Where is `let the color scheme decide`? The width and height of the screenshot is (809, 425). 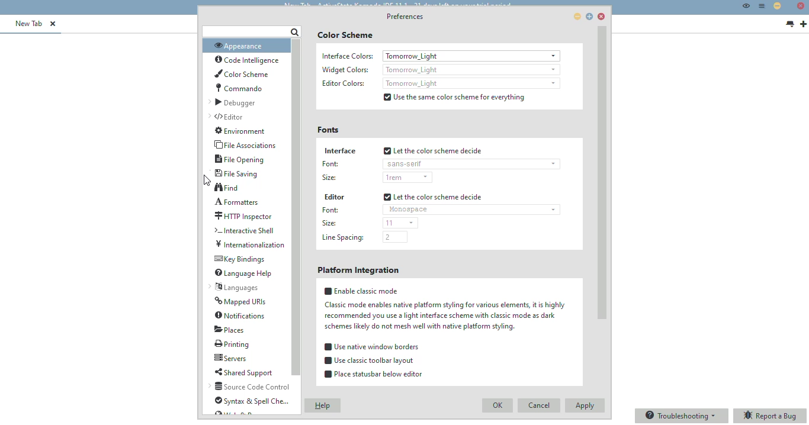
let the color scheme decide is located at coordinates (432, 197).